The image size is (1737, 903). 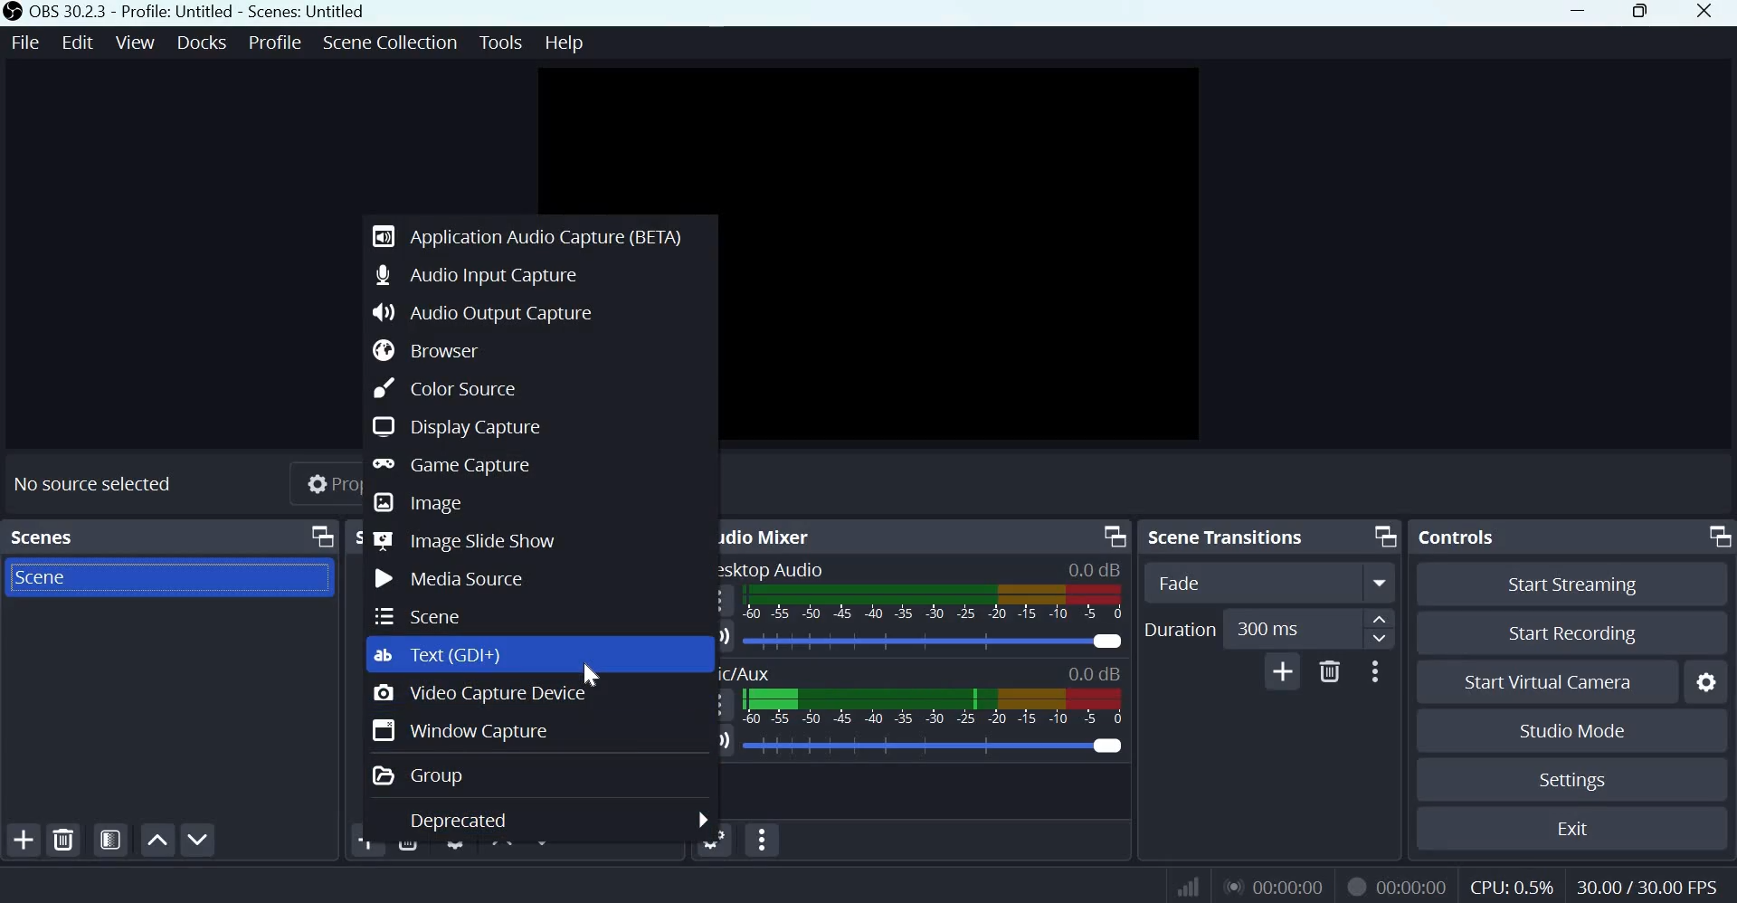 I want to click on Delete Transition, so click(x=1329, y=670).